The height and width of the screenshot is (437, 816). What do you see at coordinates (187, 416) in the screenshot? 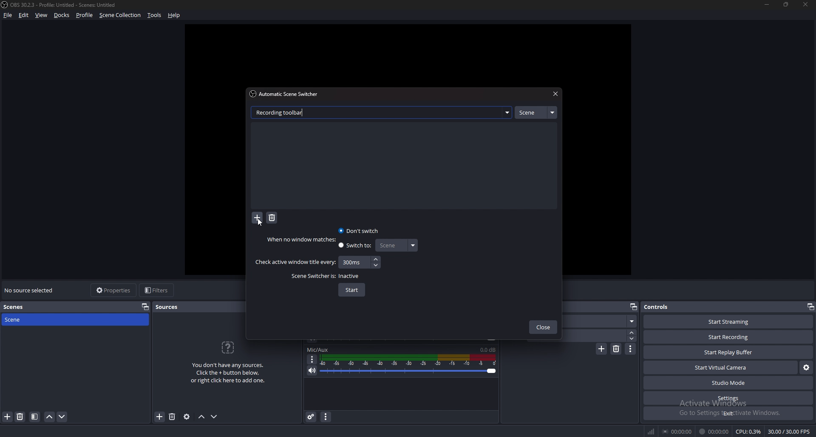
I see `source properties` at bounding box center [187, 416].